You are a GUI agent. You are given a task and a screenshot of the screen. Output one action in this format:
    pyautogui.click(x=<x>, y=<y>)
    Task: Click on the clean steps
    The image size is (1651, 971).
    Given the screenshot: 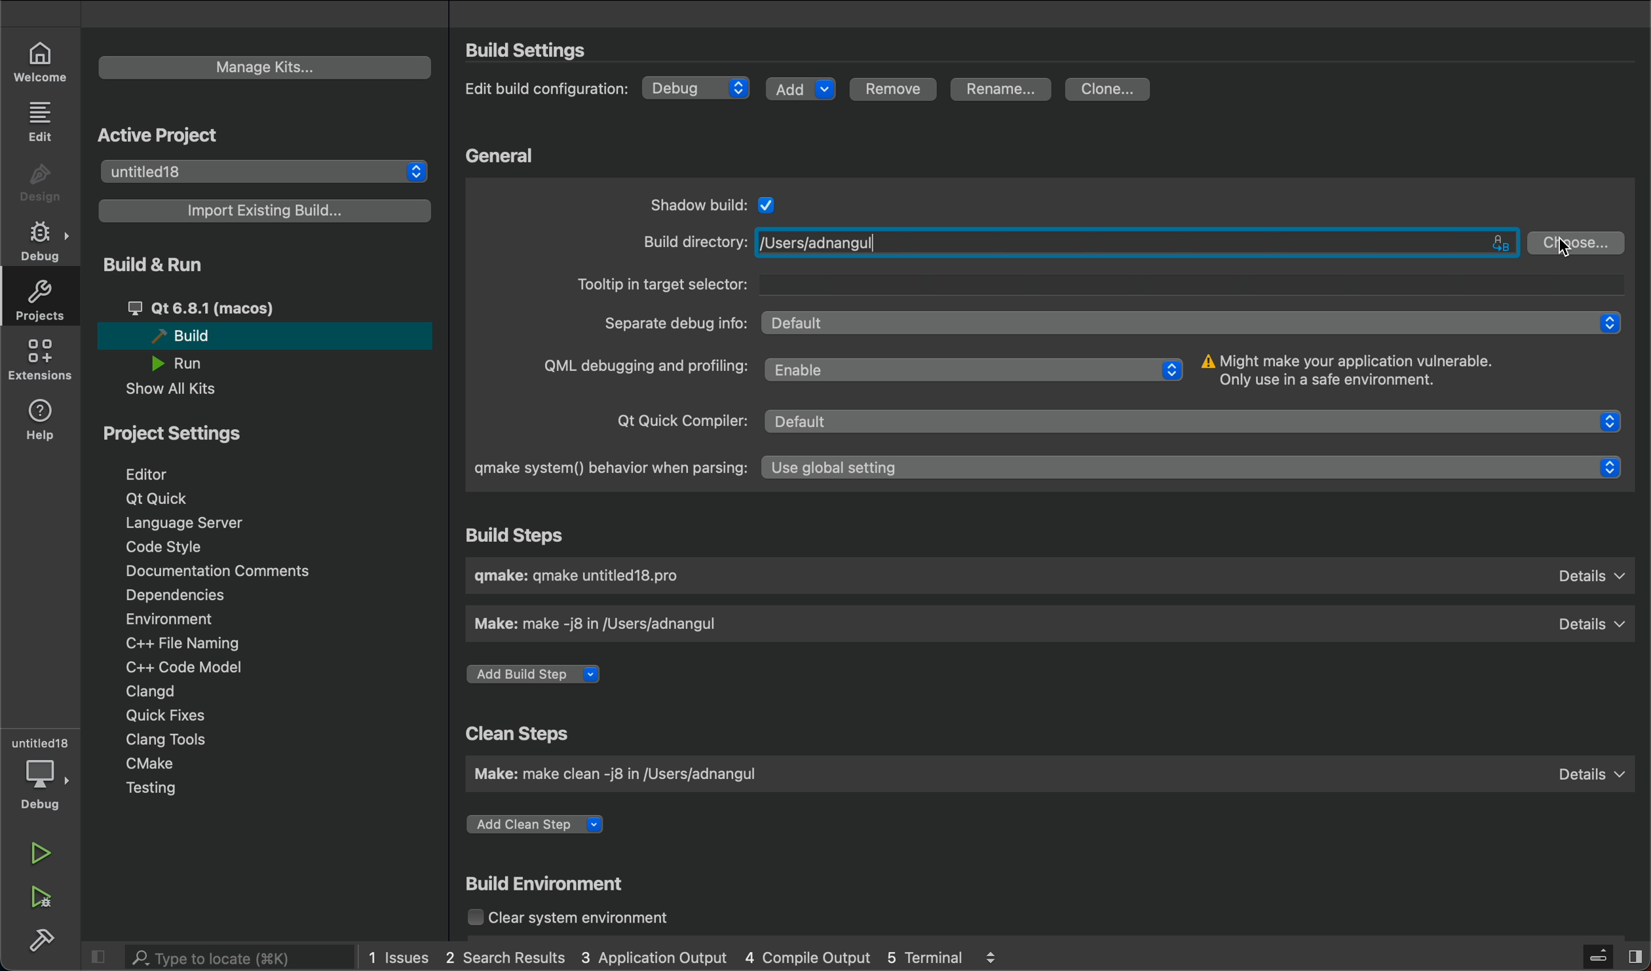 What is the action you would take?
    pyautogui.click(x=514, y=731)
    